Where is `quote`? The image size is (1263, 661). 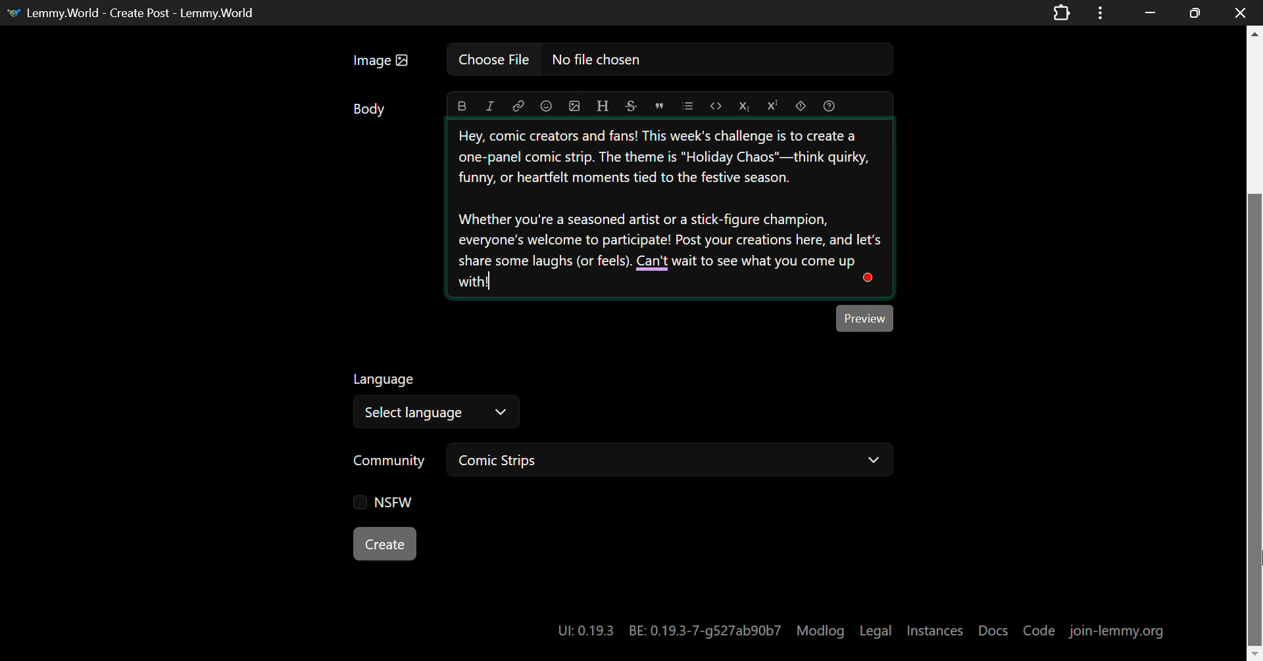 quote is located at coordinates (660, 105).